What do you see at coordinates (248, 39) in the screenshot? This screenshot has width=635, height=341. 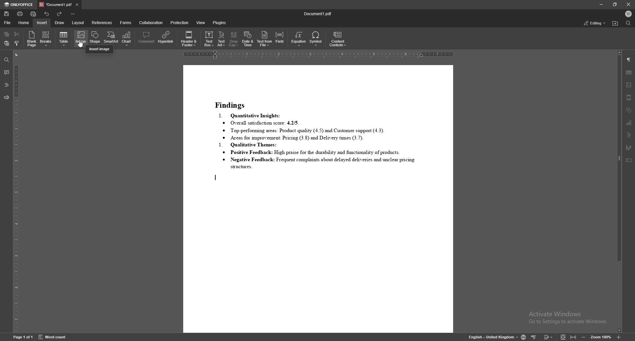 I see `date and time` at bounding box center [248, 39].